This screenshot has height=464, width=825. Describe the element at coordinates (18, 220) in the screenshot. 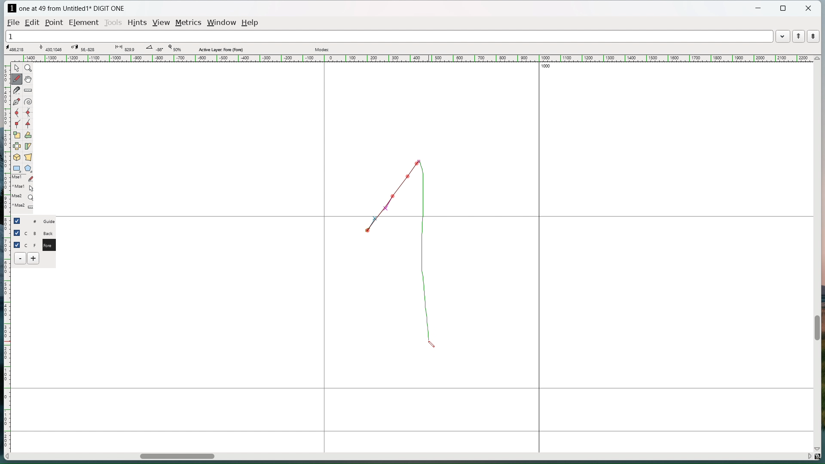

I see `checkbox` at that location.